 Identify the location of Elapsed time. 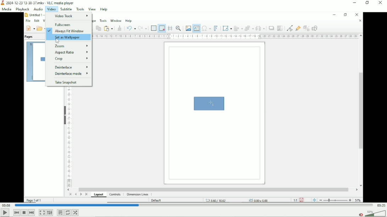
(6, 205).